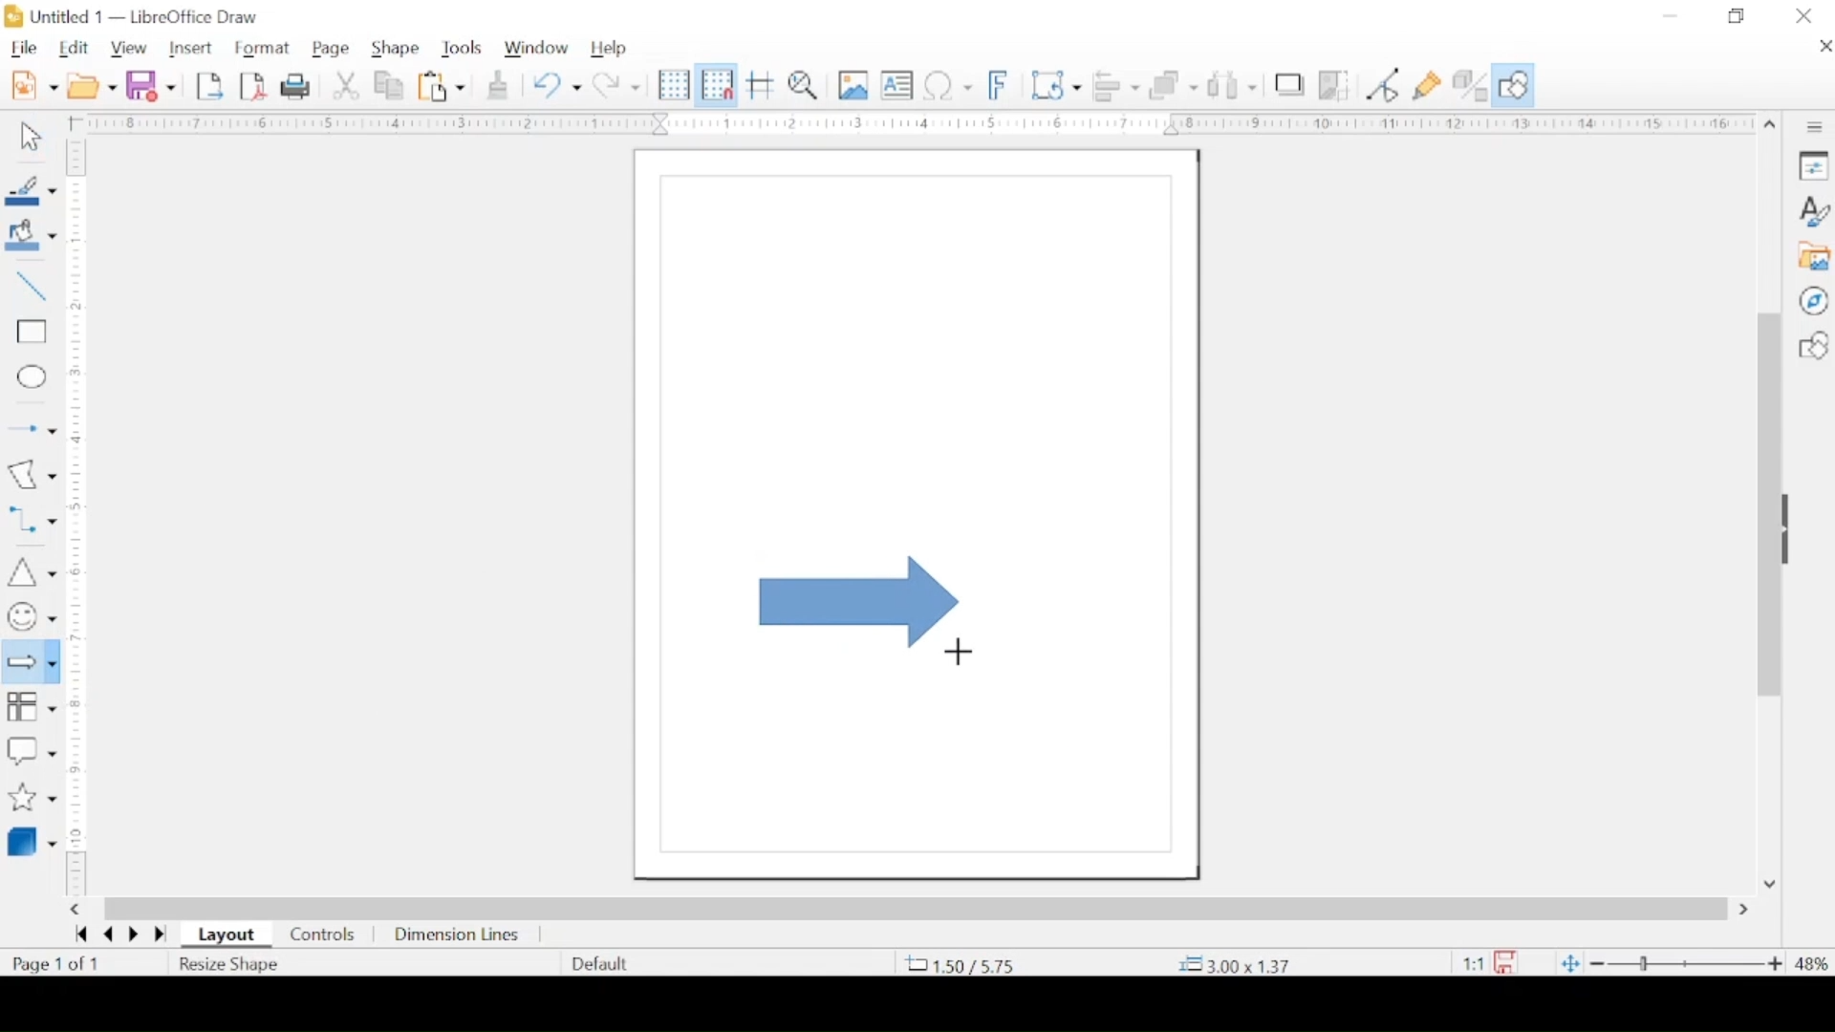  I want to click on symbols, so click(31, 617).